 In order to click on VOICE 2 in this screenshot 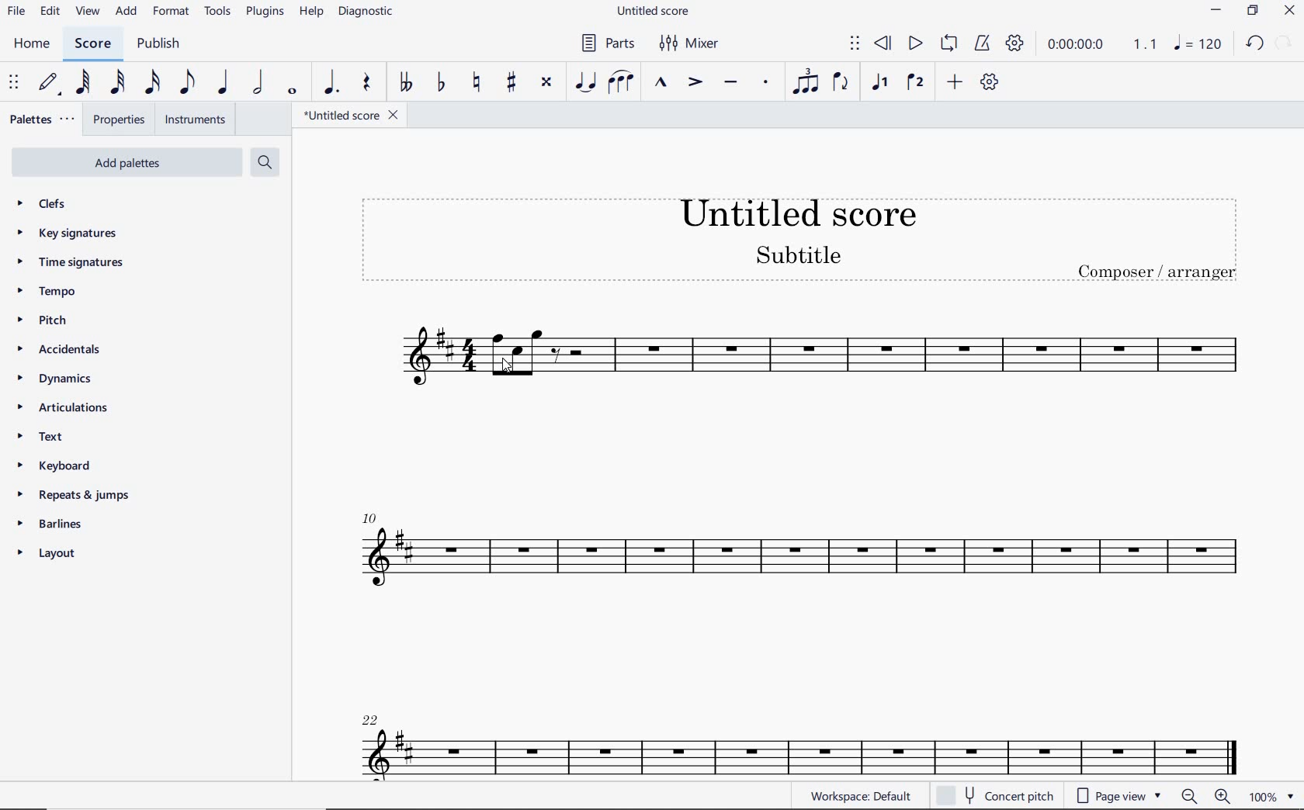, I will do `click(917, 83)`.